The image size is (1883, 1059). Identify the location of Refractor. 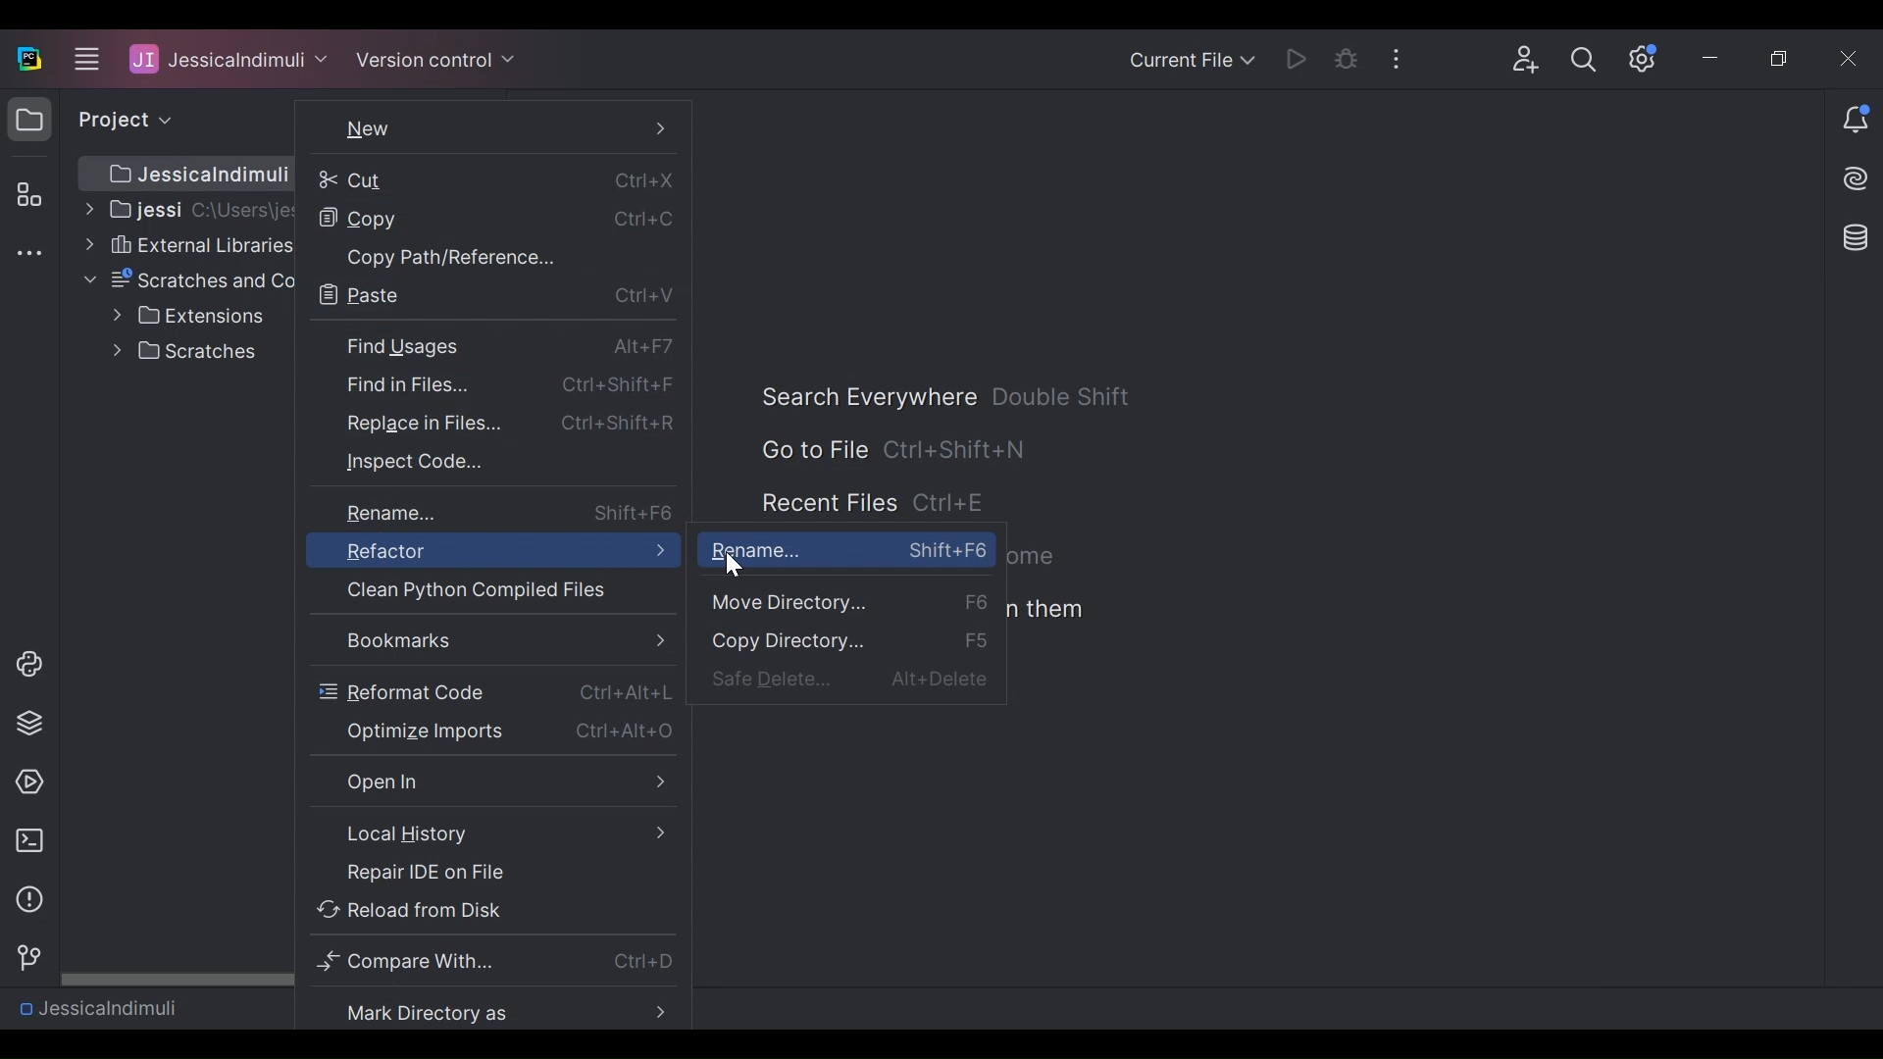
(490, 550).